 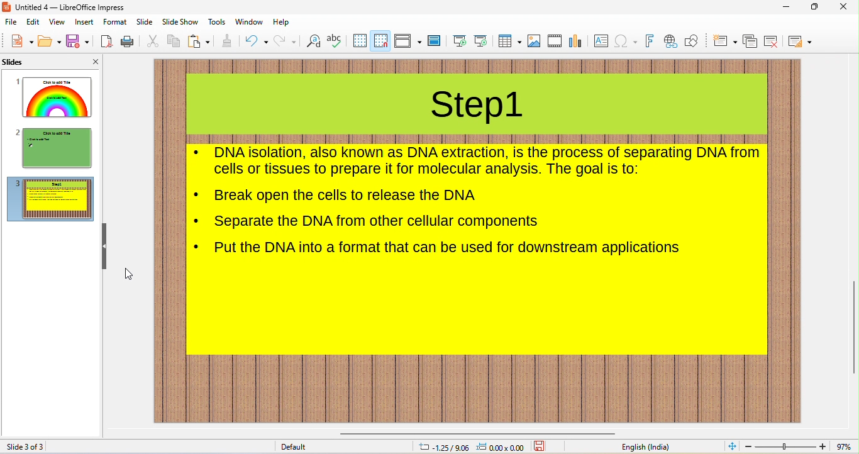 I want to click on display grid, so click(x=358, y=41).